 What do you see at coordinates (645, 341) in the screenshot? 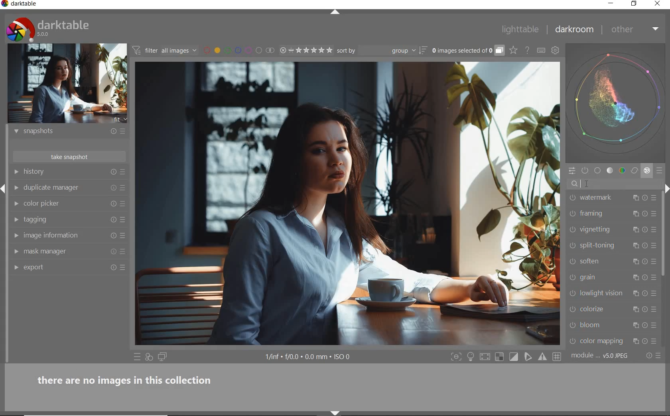
I see `reset` at bounding box center [645, 341].